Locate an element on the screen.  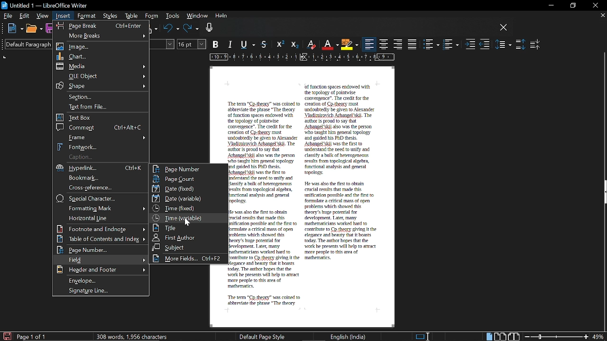
Text box is located at coordinates (101, 117).